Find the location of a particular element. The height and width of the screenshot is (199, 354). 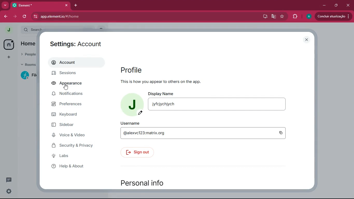

profile is located at coordinates (130, 103).